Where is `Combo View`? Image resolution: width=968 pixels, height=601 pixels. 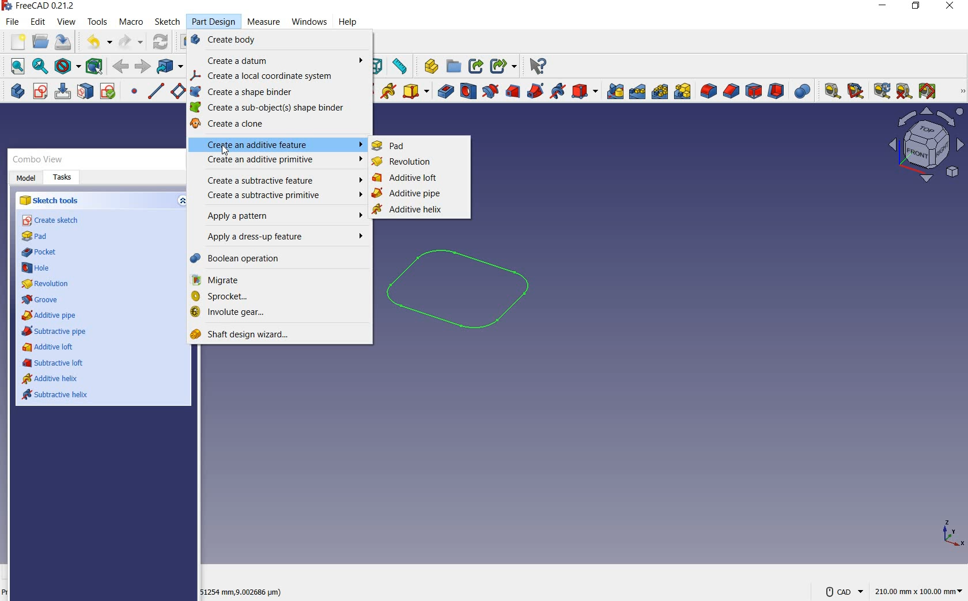 Combo View is located at coordinates (41, 159).